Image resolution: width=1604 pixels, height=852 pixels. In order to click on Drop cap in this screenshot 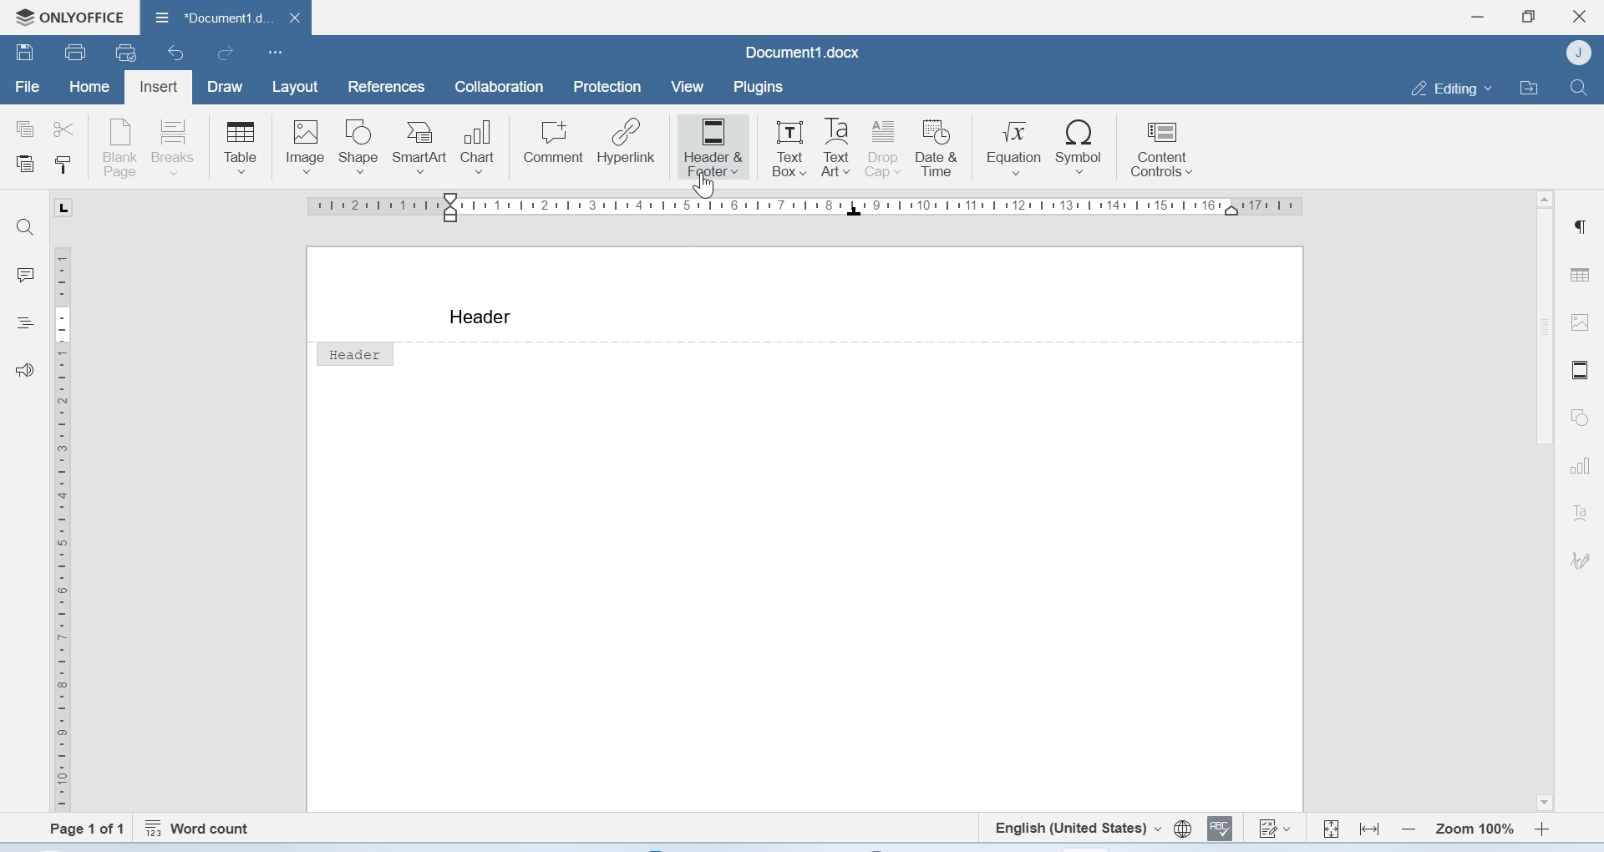, I will do `click(885, 148)`.